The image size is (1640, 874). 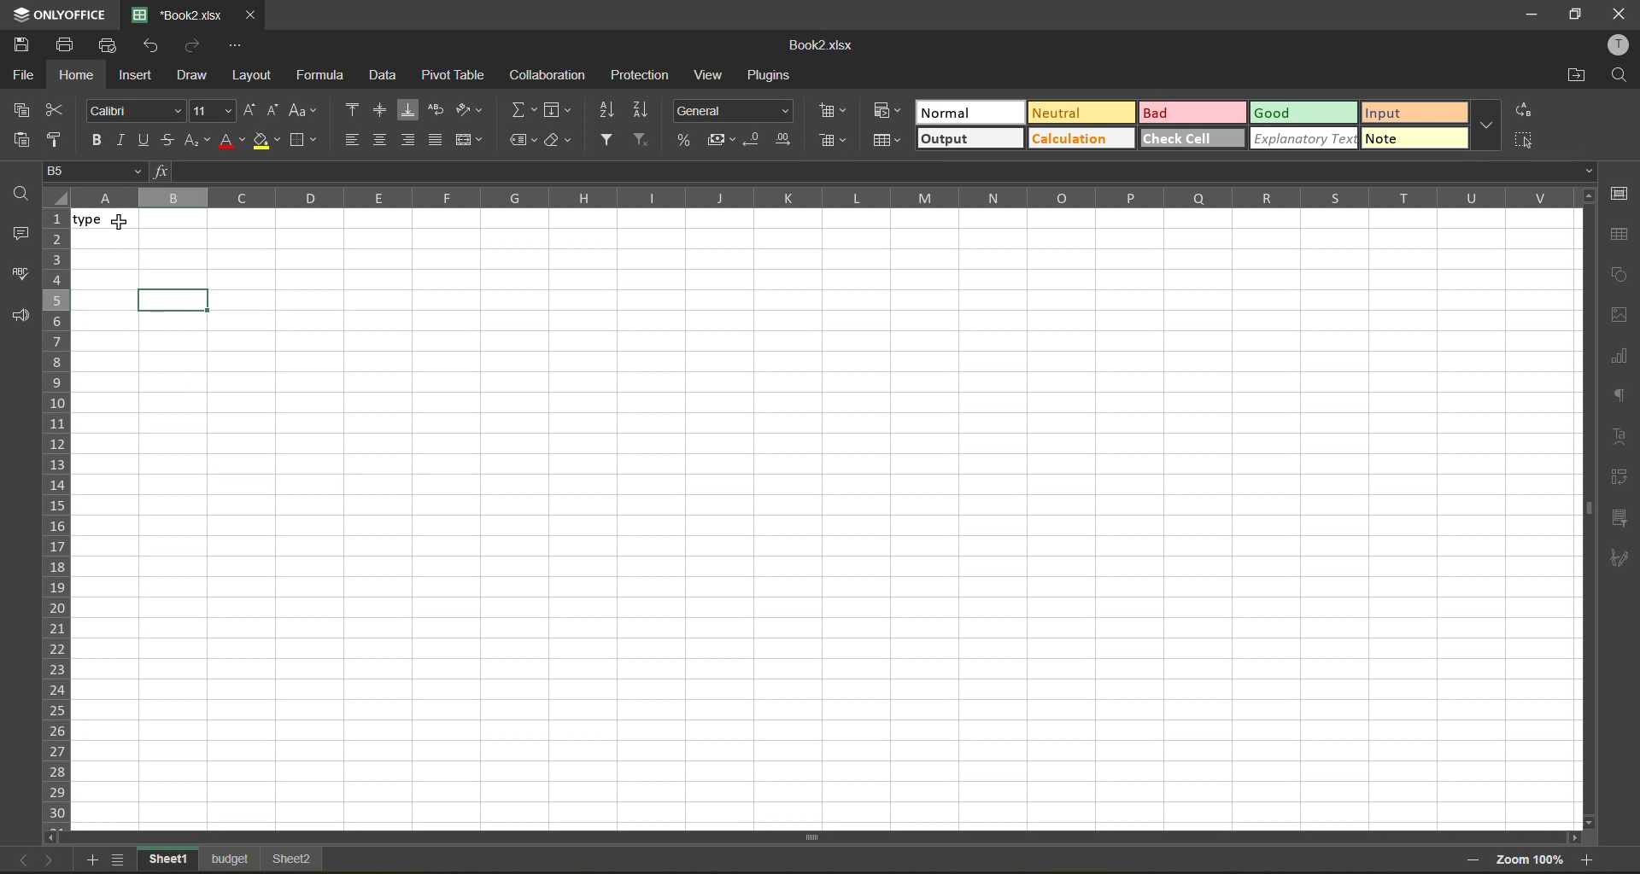 I want to click on fill color, so click(x=266, y=142).